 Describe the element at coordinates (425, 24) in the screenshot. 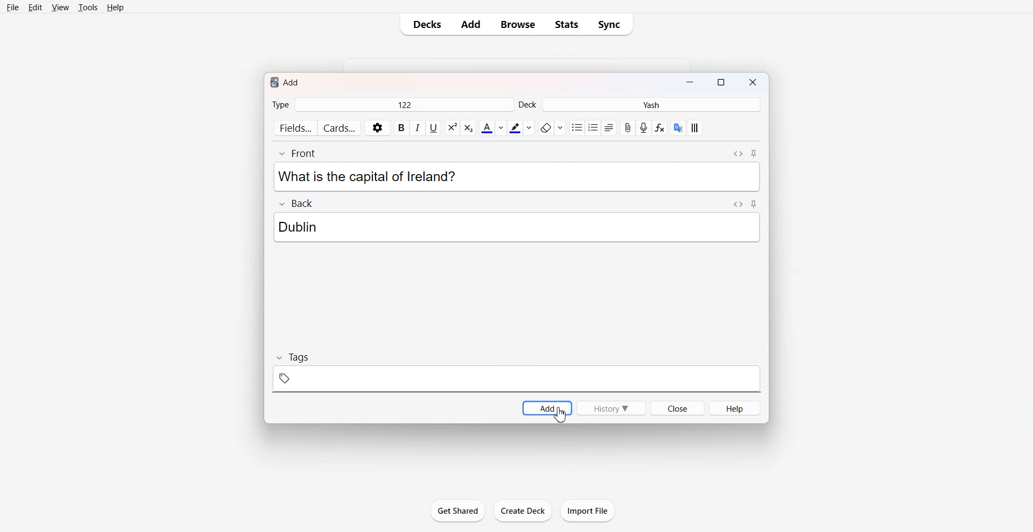

I see `Decks` at that location.